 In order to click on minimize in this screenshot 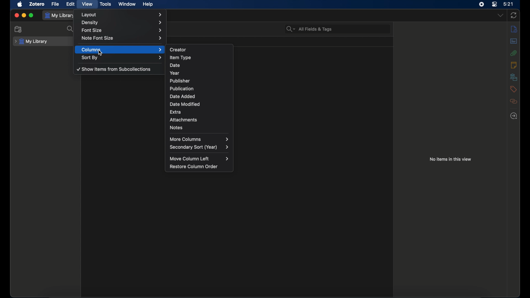, I will do `click(24, 15)`.